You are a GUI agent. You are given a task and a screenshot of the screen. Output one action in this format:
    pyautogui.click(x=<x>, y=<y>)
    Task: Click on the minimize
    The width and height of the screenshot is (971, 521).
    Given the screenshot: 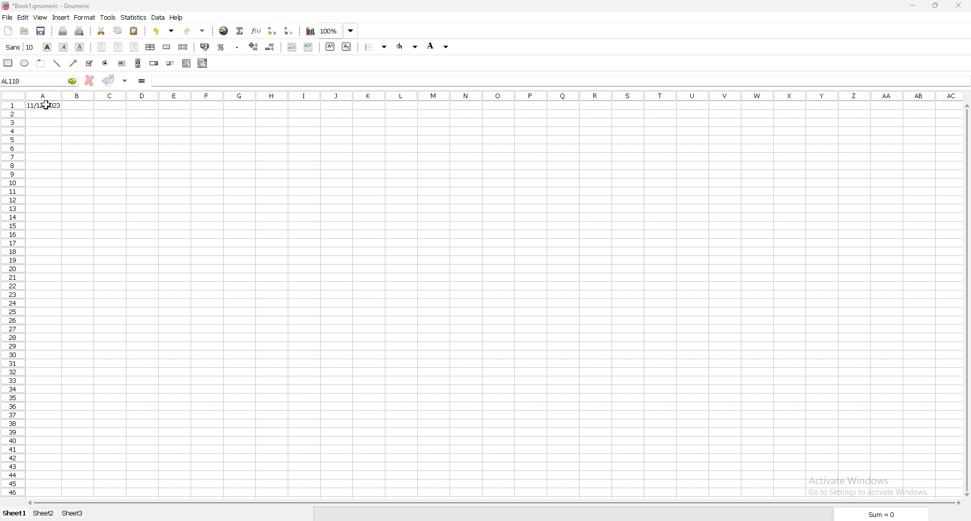 What is the action you would take?
    pyautogui.click(x=912, y=7)
    